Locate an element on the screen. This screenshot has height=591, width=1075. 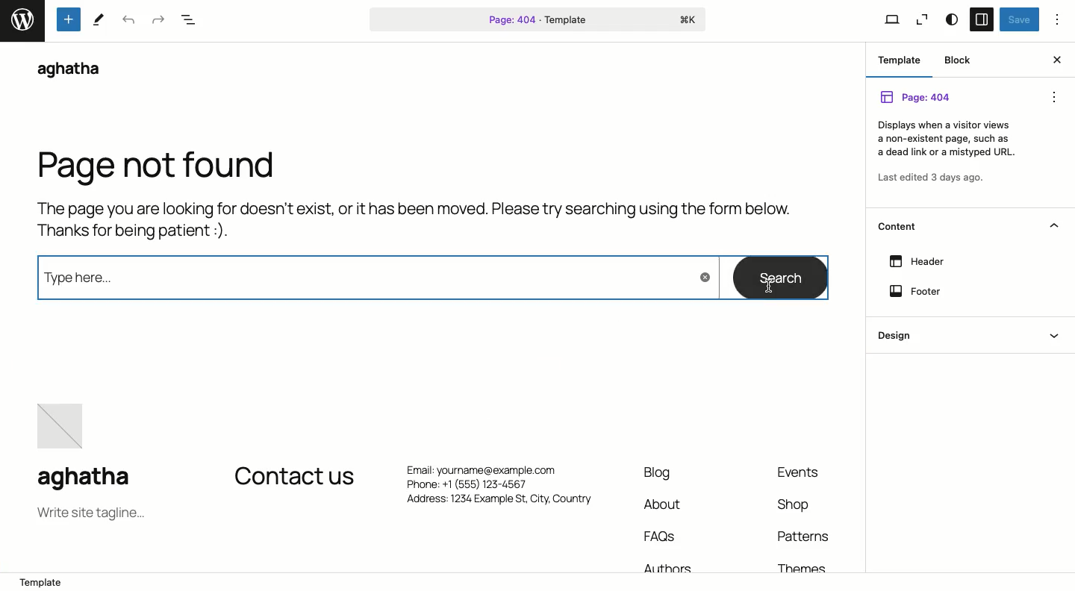
Document overview is located at coordinates (188, 20).